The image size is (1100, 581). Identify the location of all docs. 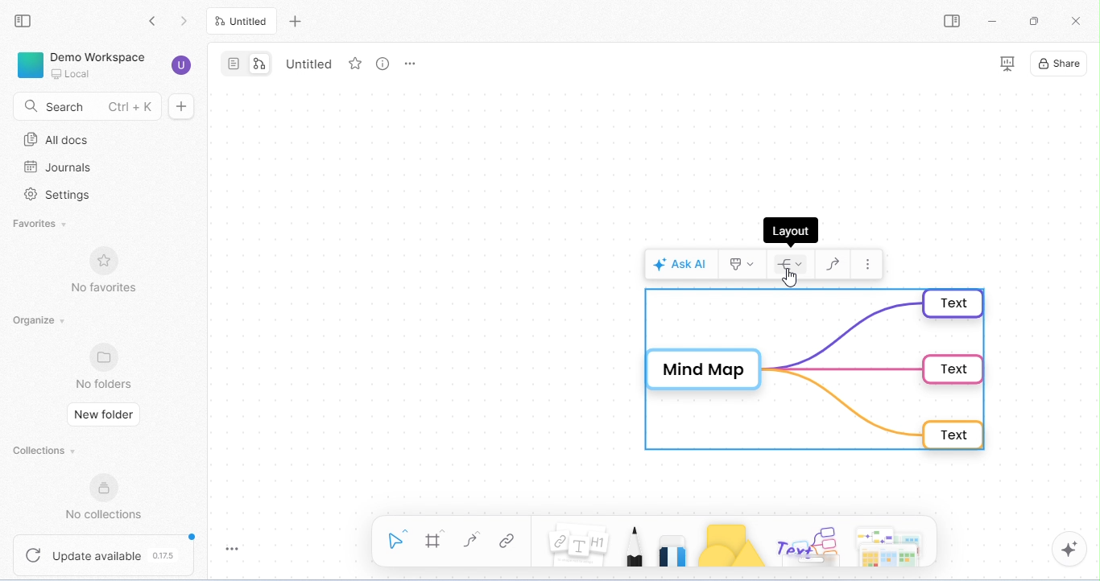
(62, 139).